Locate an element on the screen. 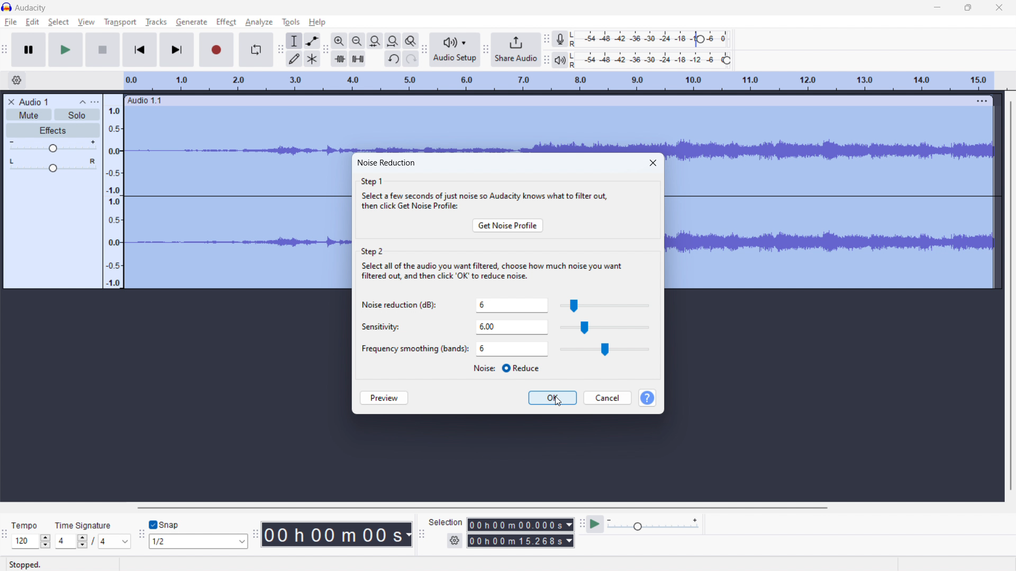 The height and width of the screenshot is (571, 1016). get noise profile is located at coordinates (507, 225).